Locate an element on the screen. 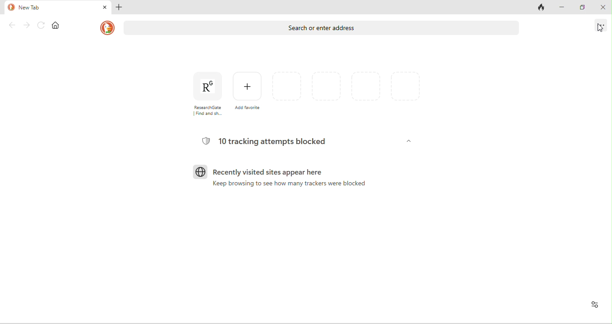 The width and height of the screenshot is (612, 324). close is located at coordinates (104, 7).